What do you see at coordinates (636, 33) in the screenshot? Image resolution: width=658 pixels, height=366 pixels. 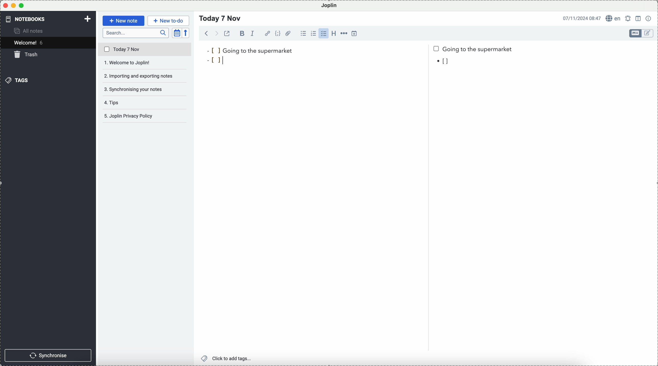 I see `toggle editors` at bounding box center [636, 33].